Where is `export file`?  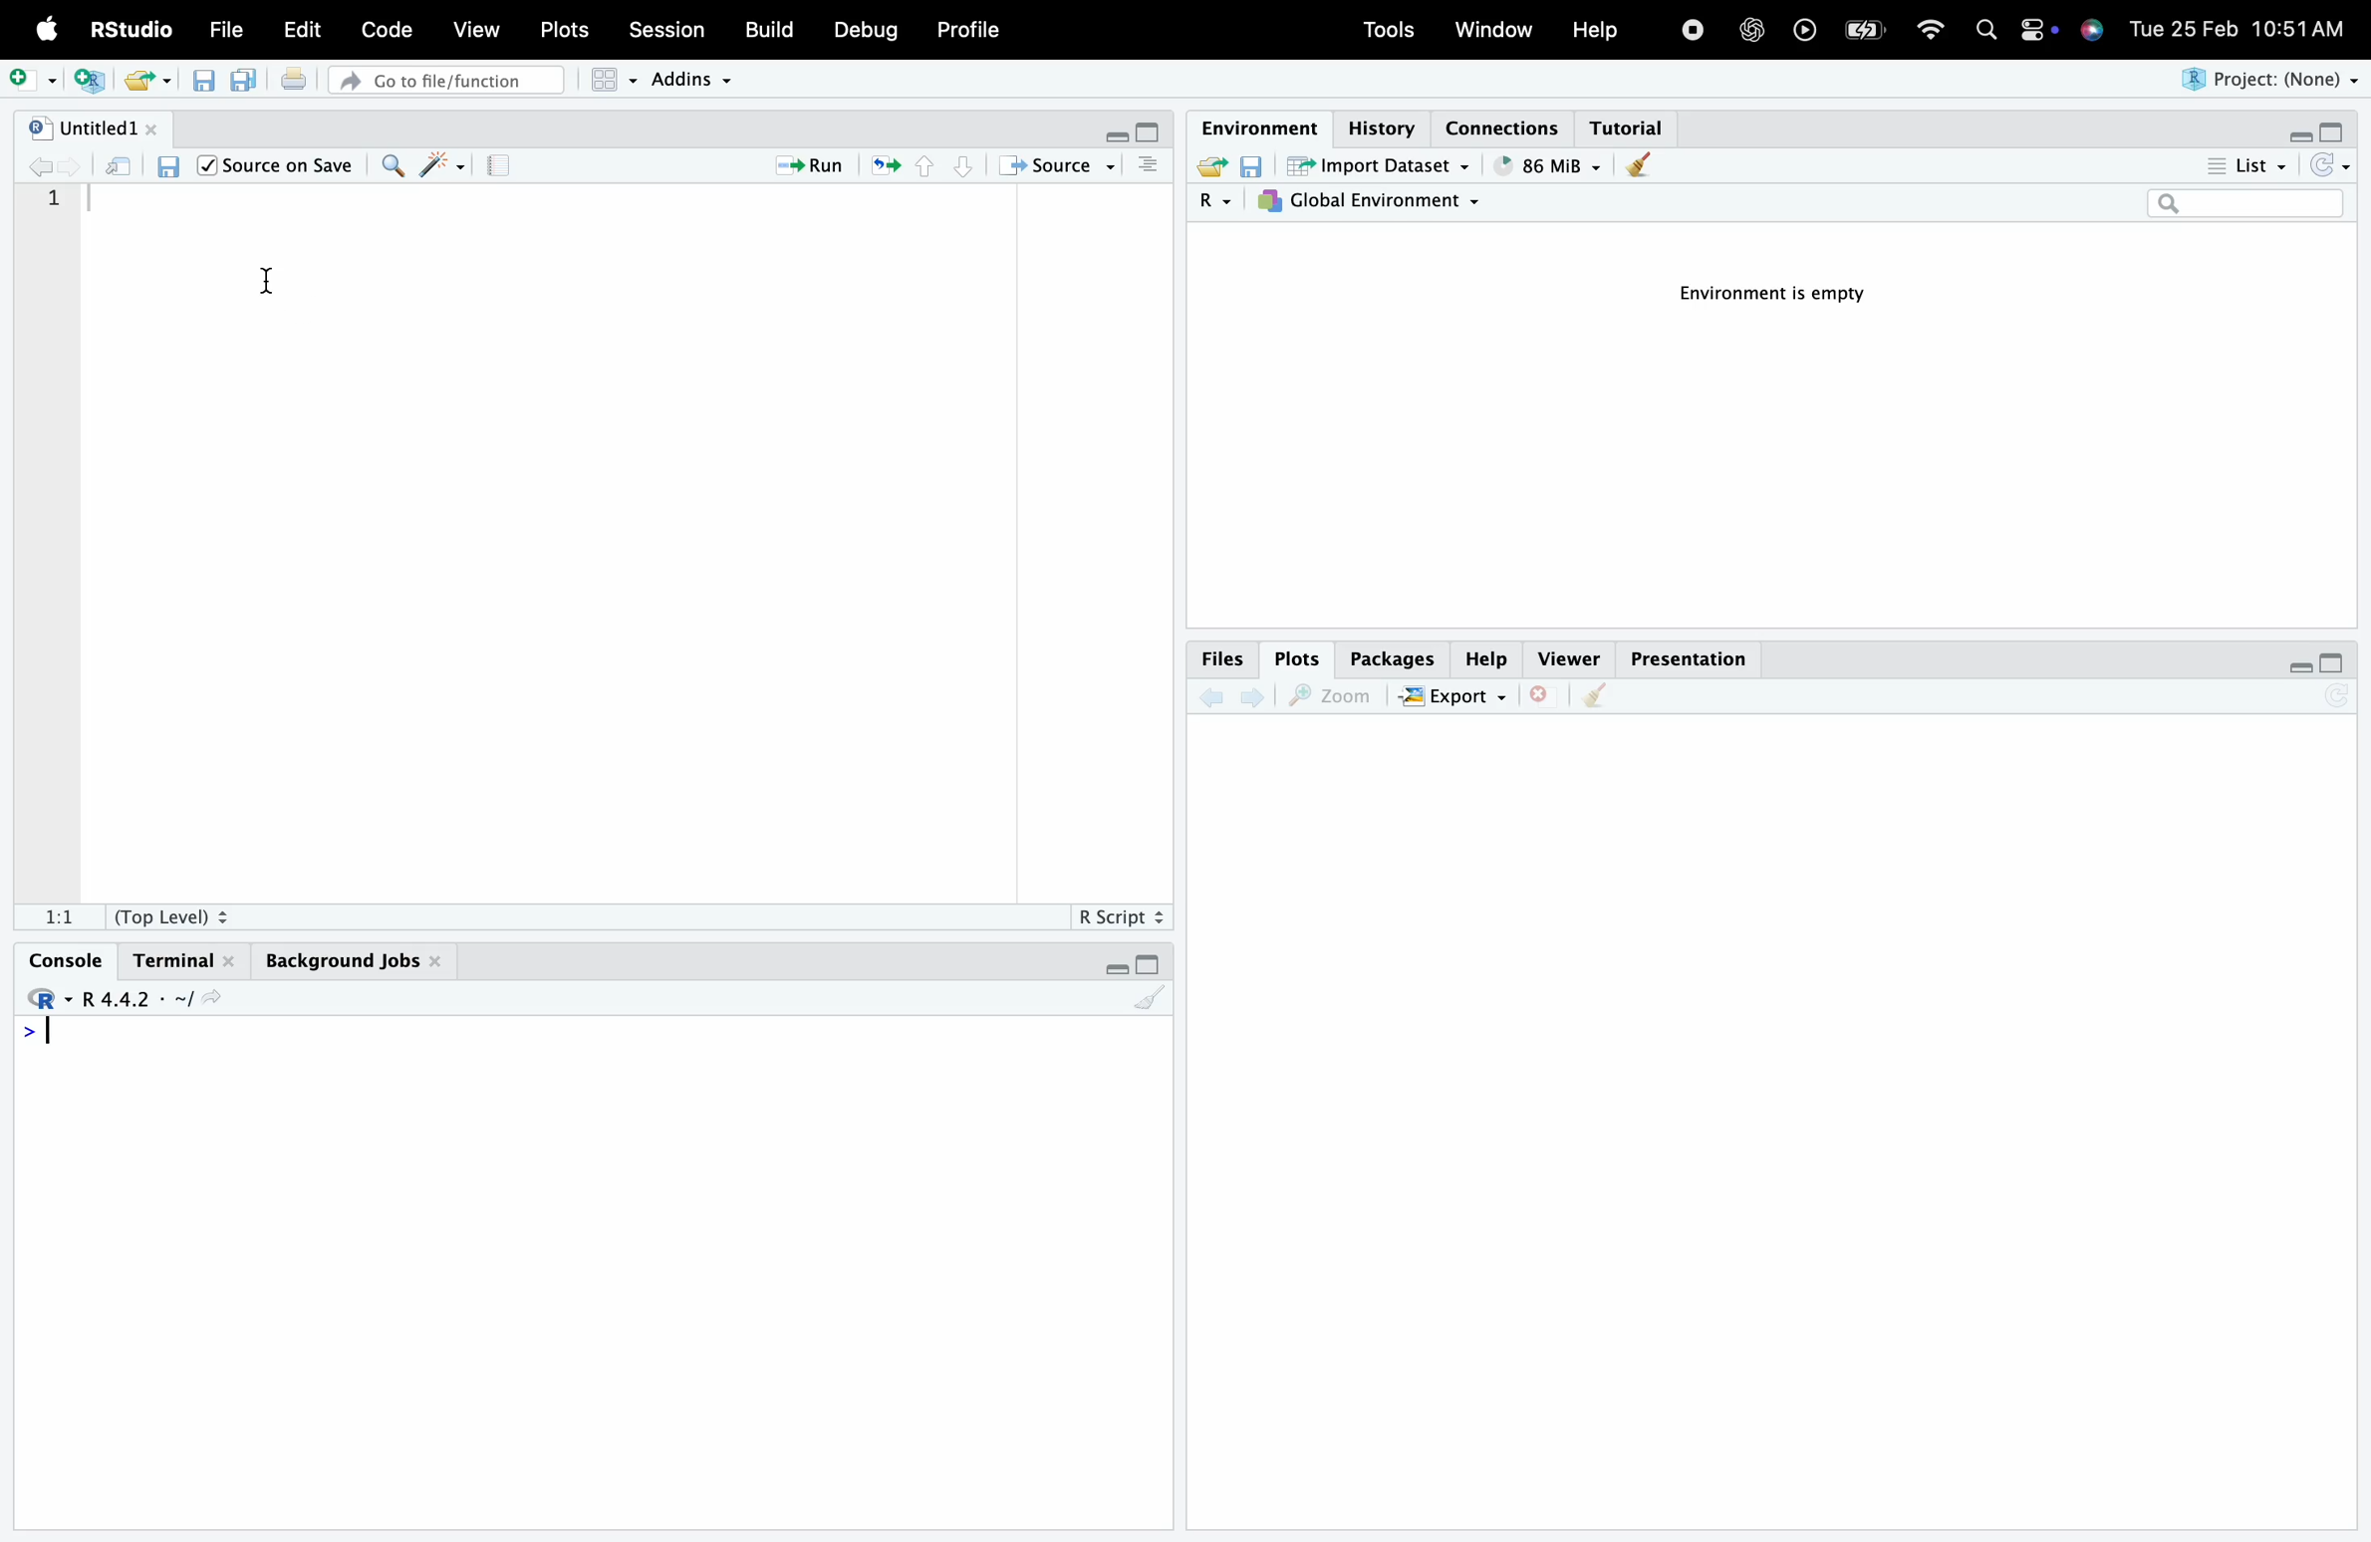
export file is located at coordinates (1203, 168).